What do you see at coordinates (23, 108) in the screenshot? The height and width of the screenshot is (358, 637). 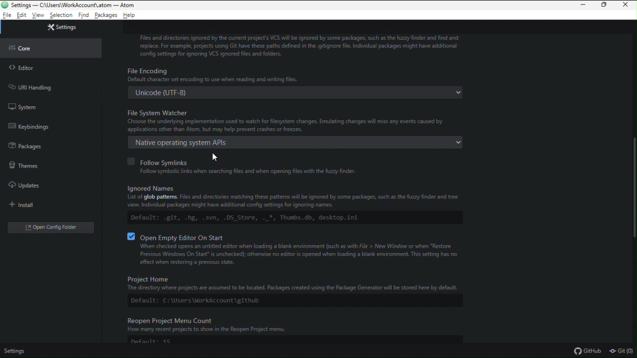 I see `Systems` at bounding box center [23, 108].